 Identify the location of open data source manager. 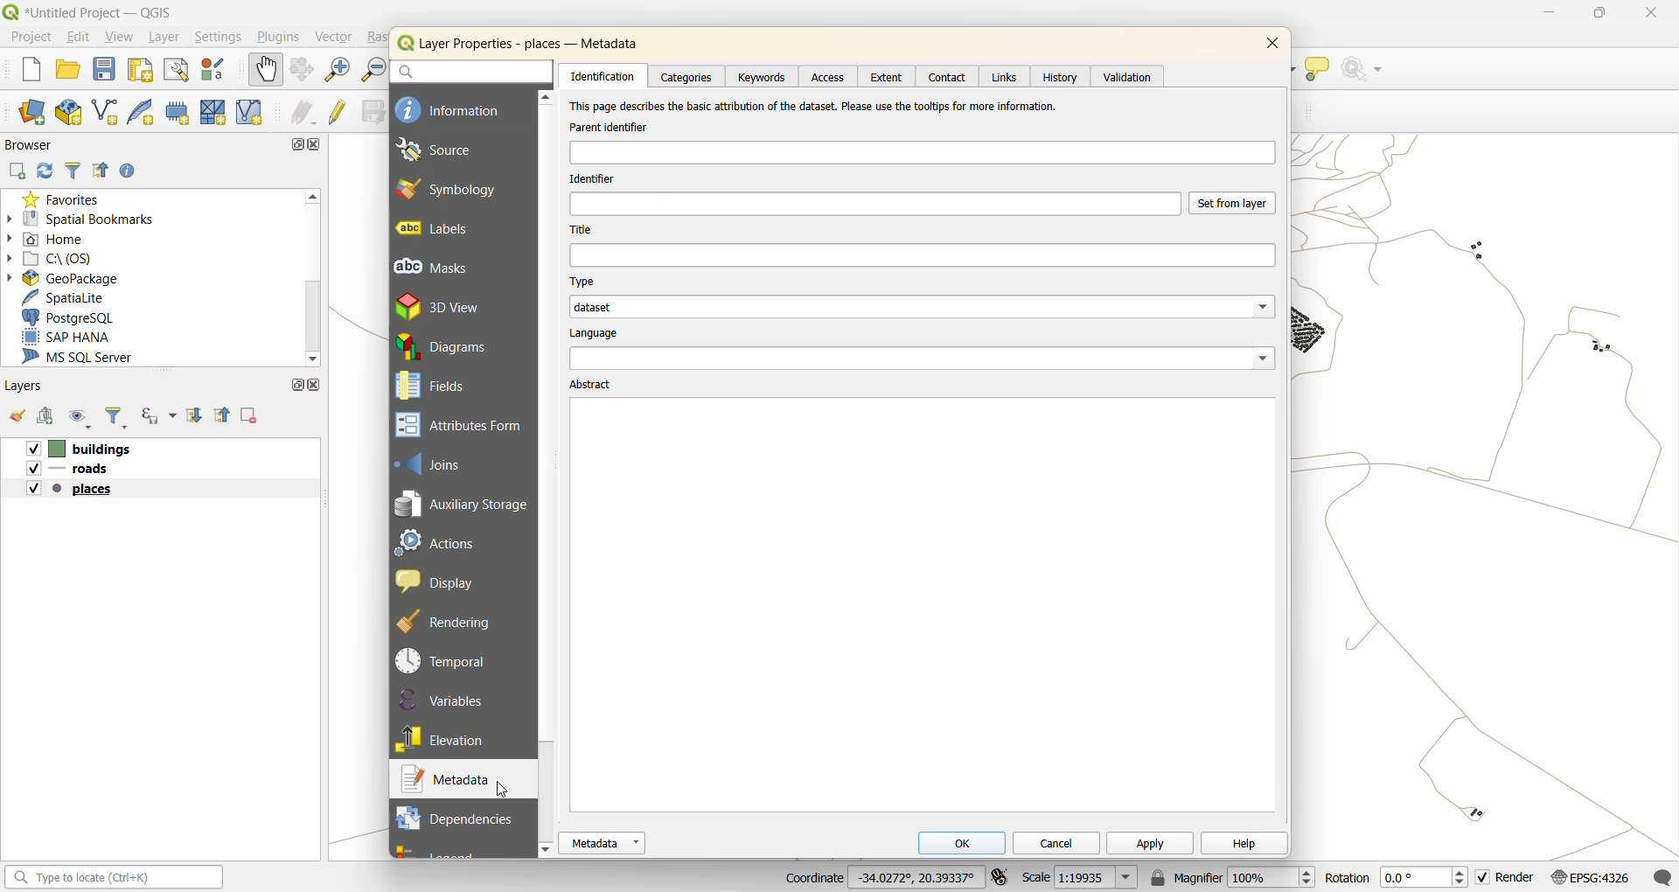
(37, 112).